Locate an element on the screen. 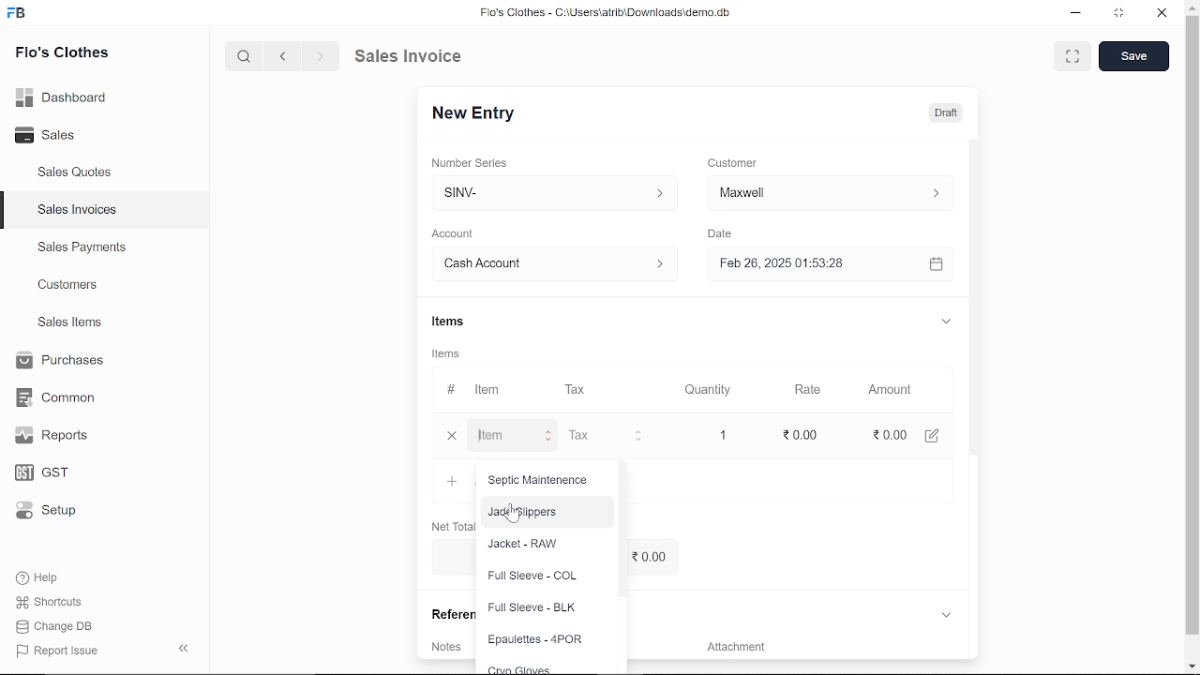  Tax is located at coordinates (587, 390).